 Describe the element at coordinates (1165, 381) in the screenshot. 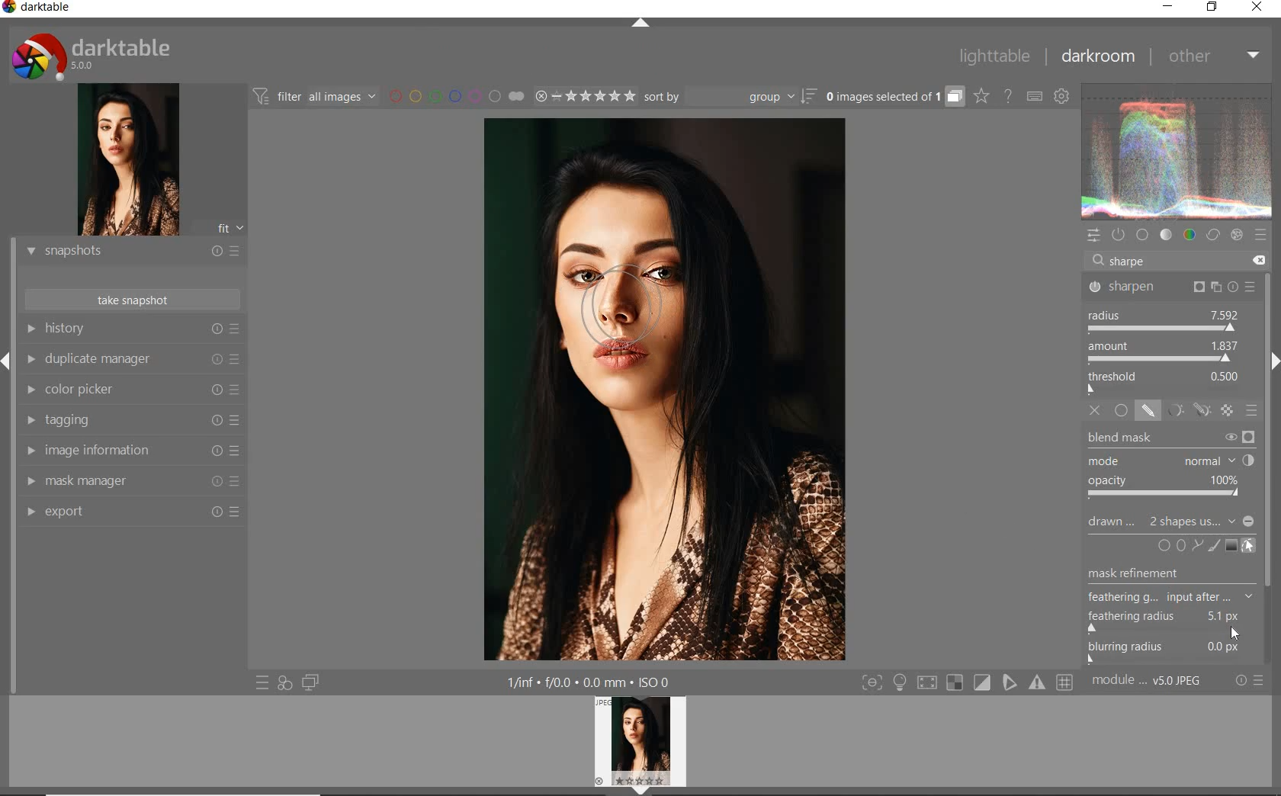

I see `THRESHOLD` at that location.